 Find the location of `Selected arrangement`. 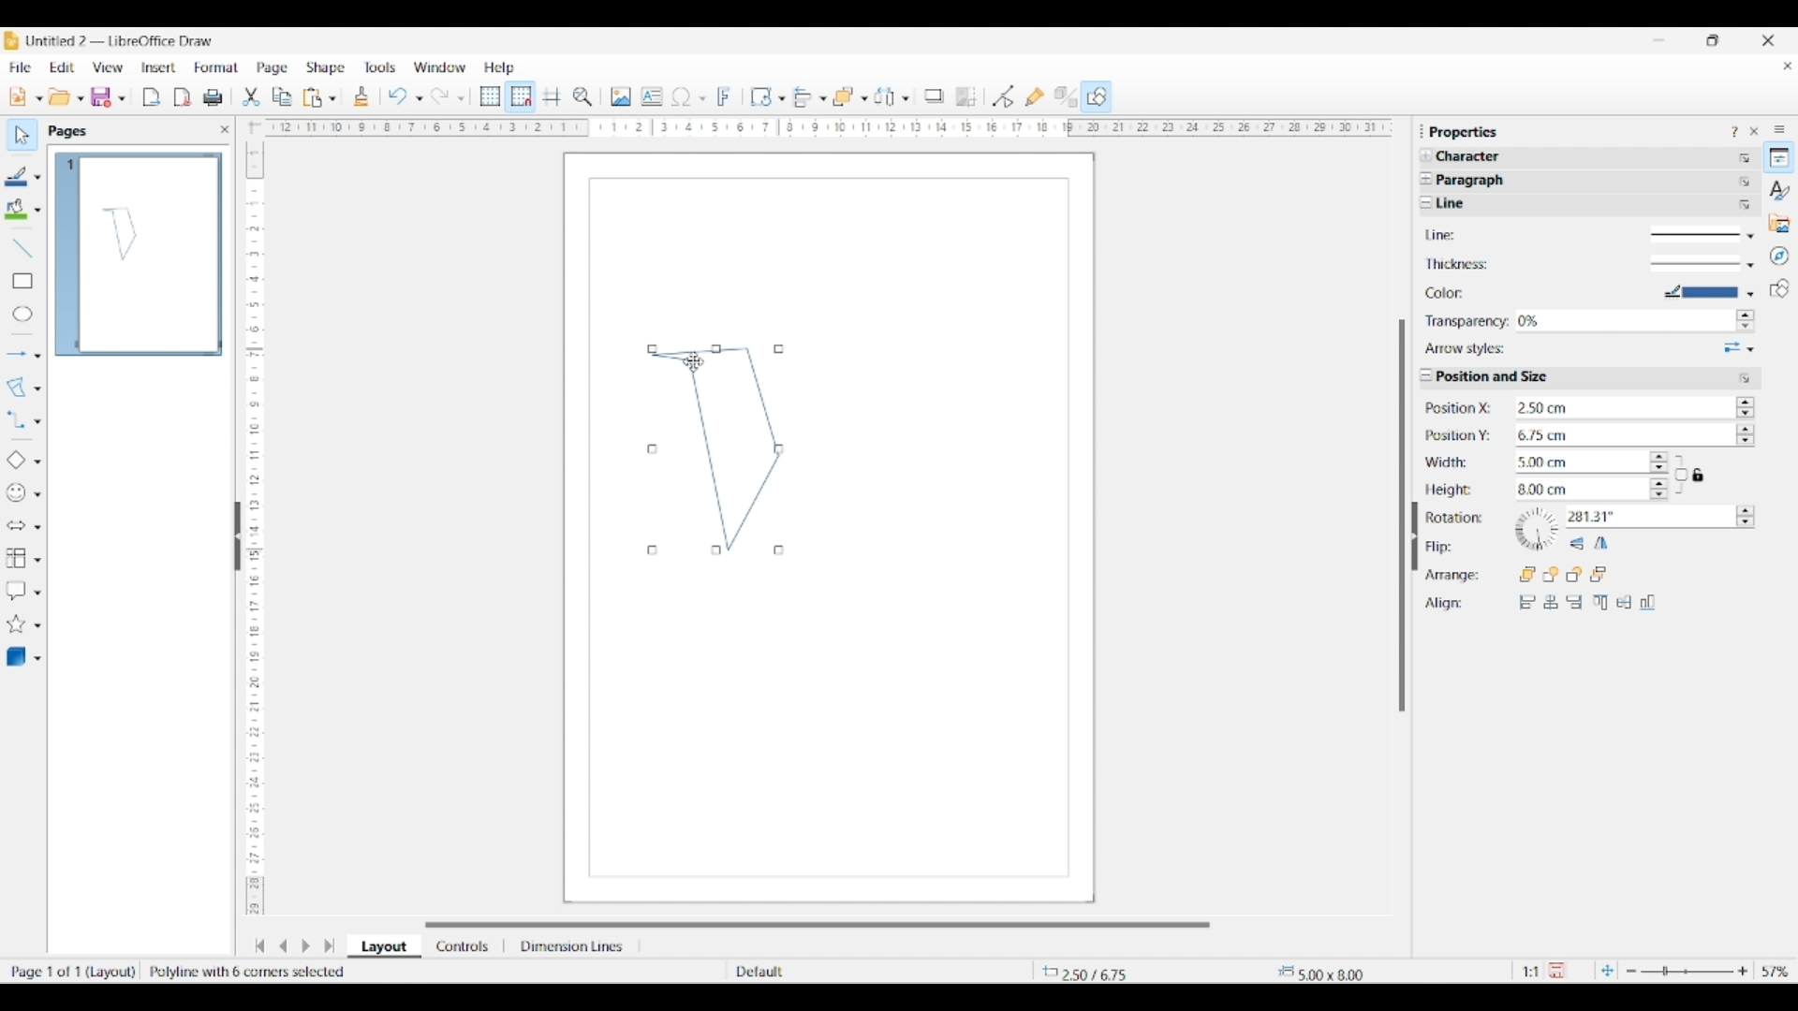

Selected arrangement is located at coordinates (844, 97).